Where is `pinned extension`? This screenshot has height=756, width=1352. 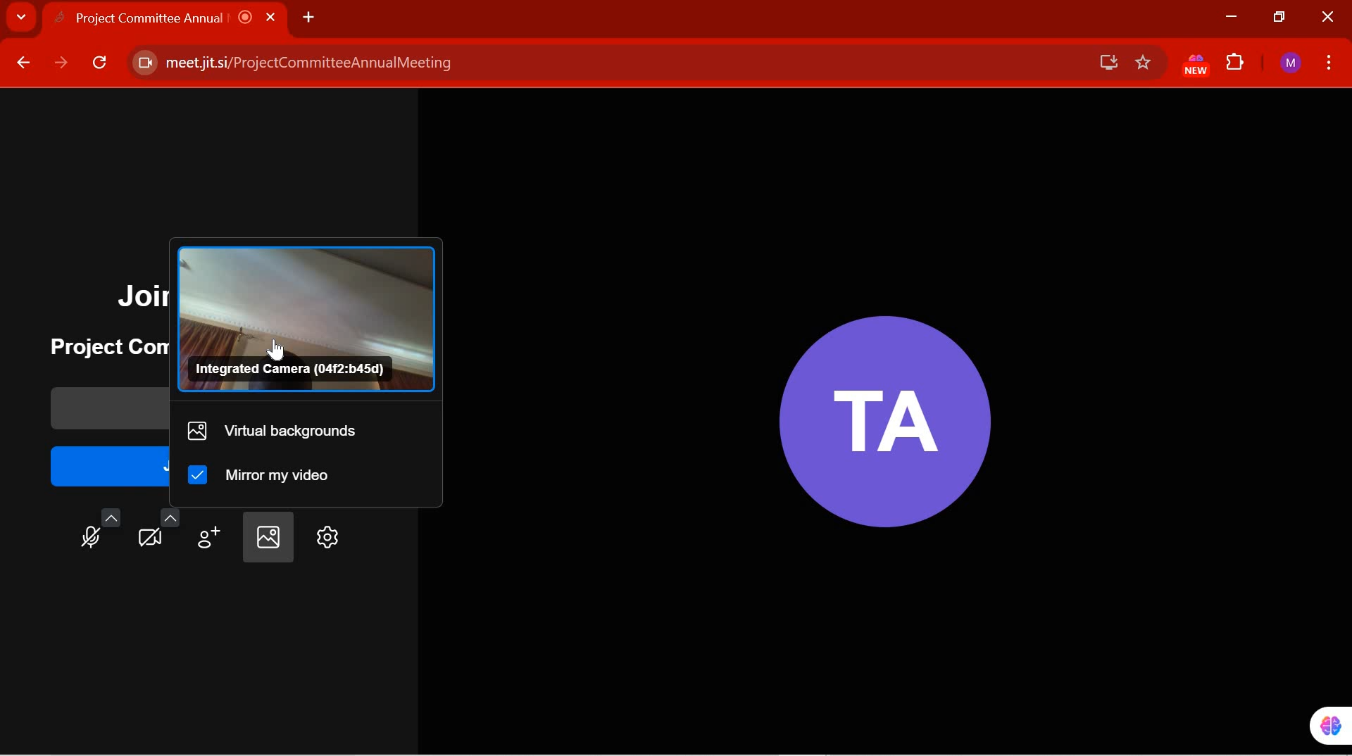
pinned extension is located at coordinates (1320, 725).